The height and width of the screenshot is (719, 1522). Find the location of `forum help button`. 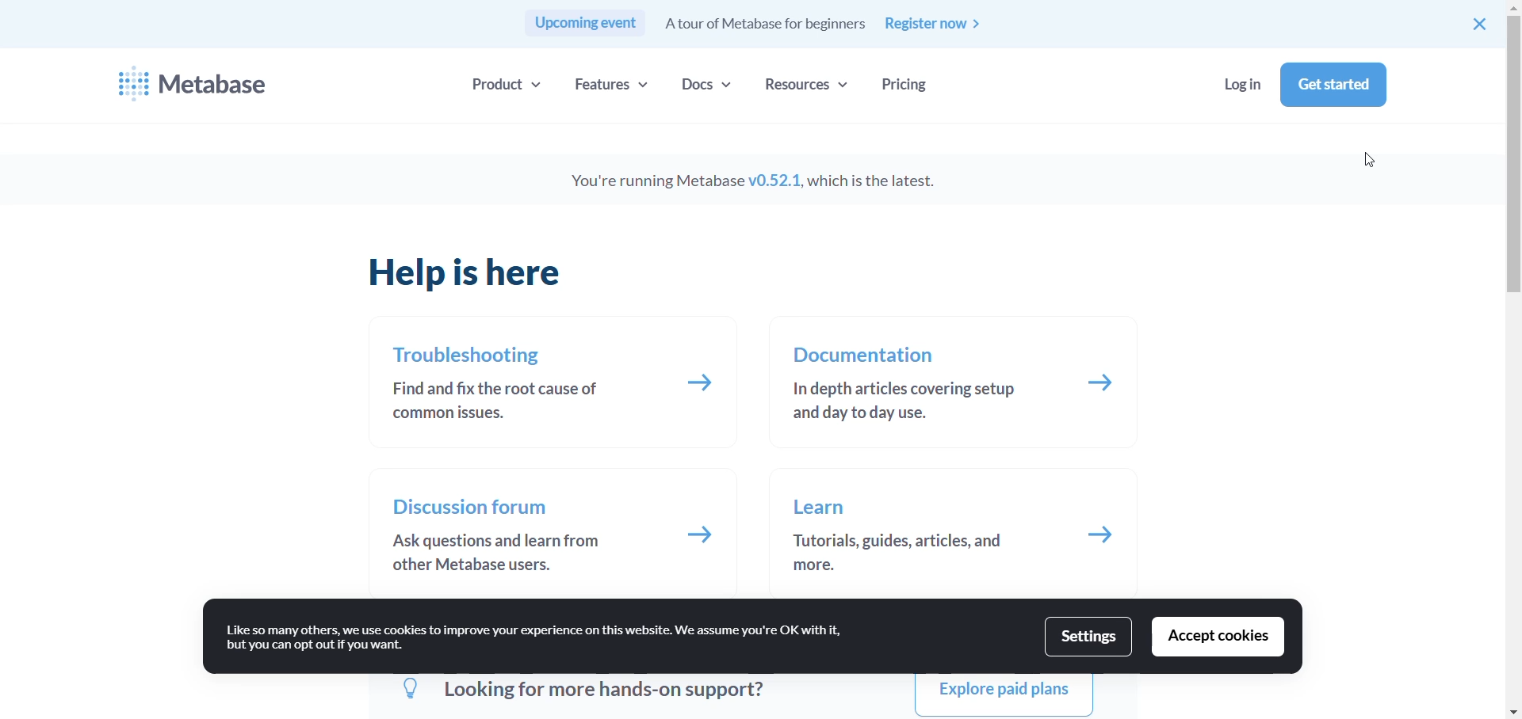

forum help button is located at coordinates (702, 534).